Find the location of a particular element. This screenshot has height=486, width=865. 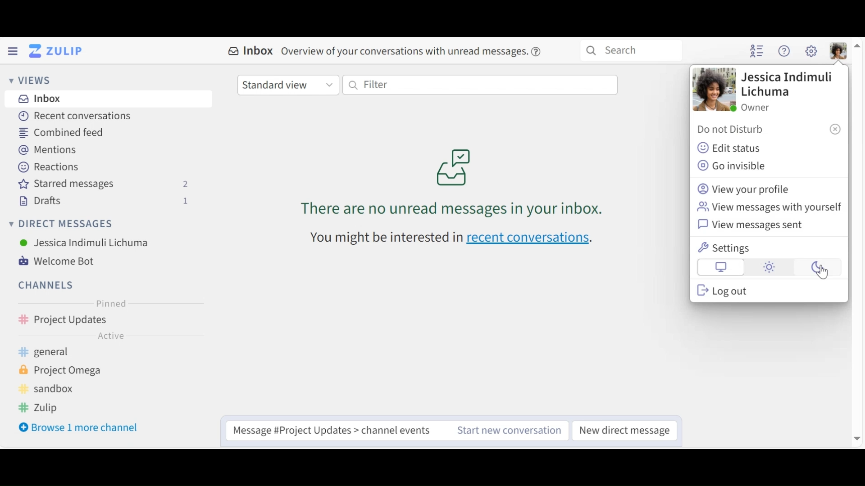

recent conversations. is located at coordinates (534, 240).